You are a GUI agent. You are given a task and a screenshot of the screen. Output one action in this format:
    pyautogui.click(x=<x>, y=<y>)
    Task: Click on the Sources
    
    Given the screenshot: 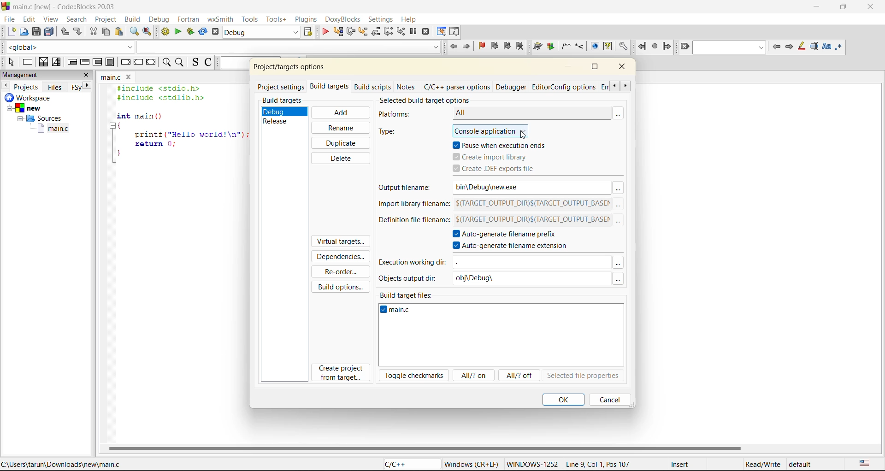 What is the action you would take?
    pyautogui.click(x=38, y=118)
    